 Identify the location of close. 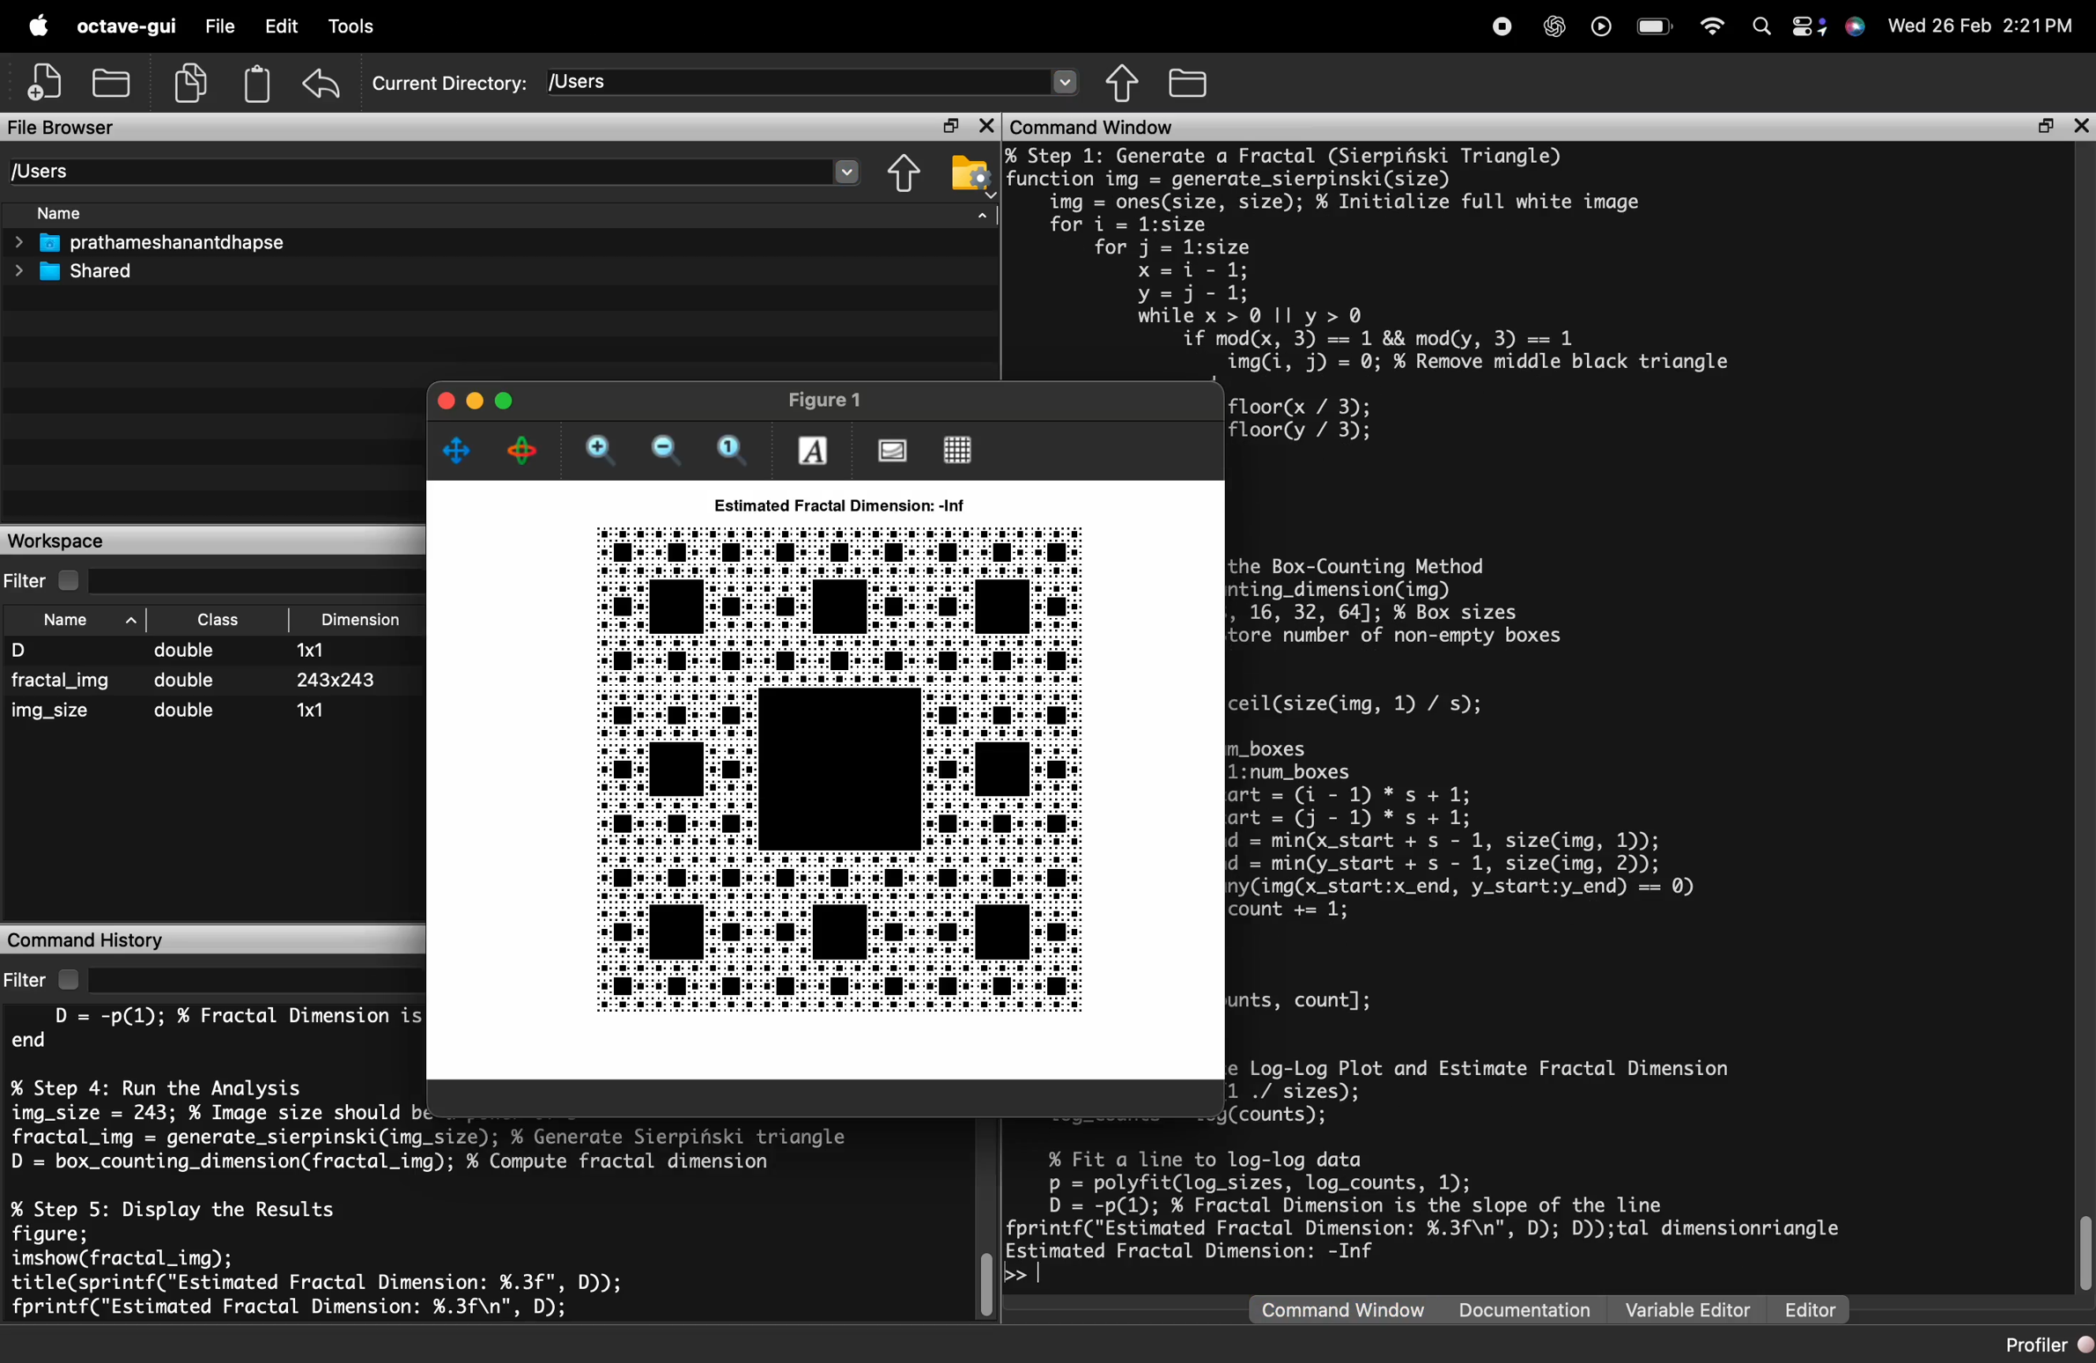
(442, 404).